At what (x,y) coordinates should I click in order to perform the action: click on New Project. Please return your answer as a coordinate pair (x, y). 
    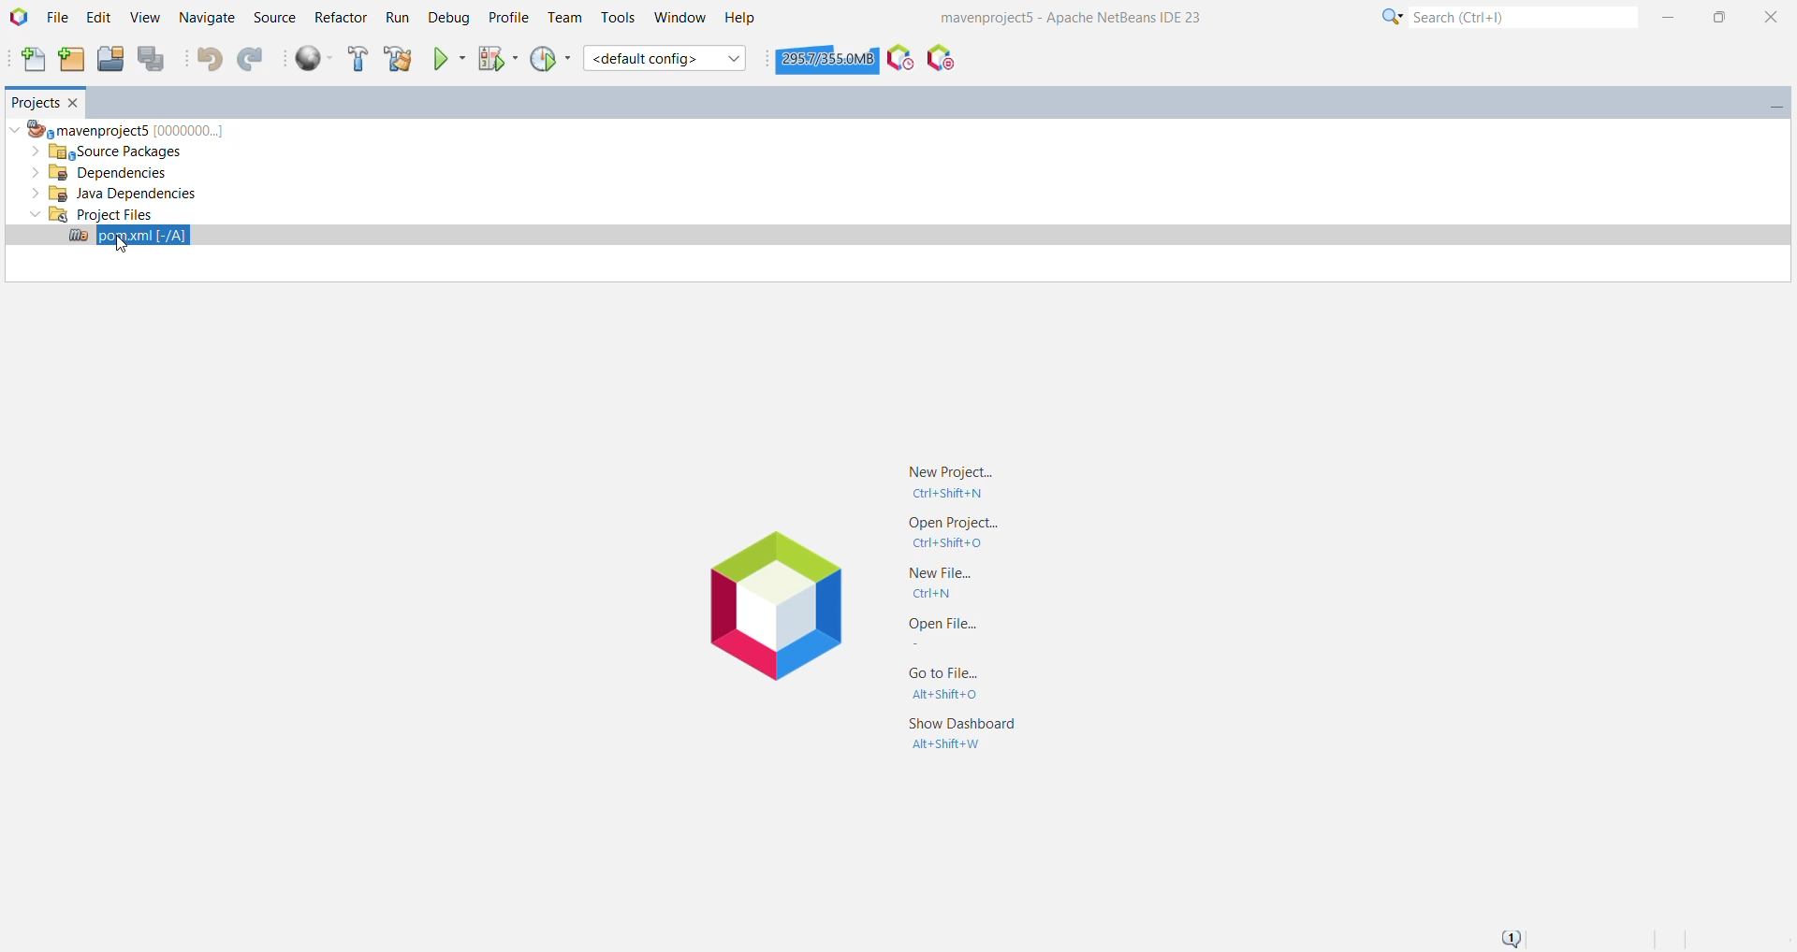
    Looking at the image, I should click on (73, 60).